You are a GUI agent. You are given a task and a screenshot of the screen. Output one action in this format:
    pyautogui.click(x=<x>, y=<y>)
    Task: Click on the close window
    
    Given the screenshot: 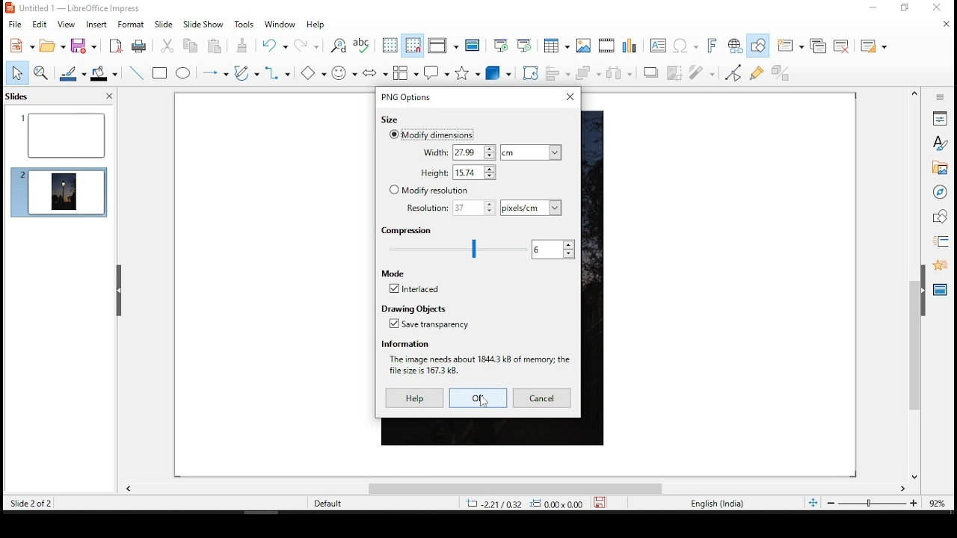 What is the action you would take?
    pyautogui.click(x=569, y=97)
    